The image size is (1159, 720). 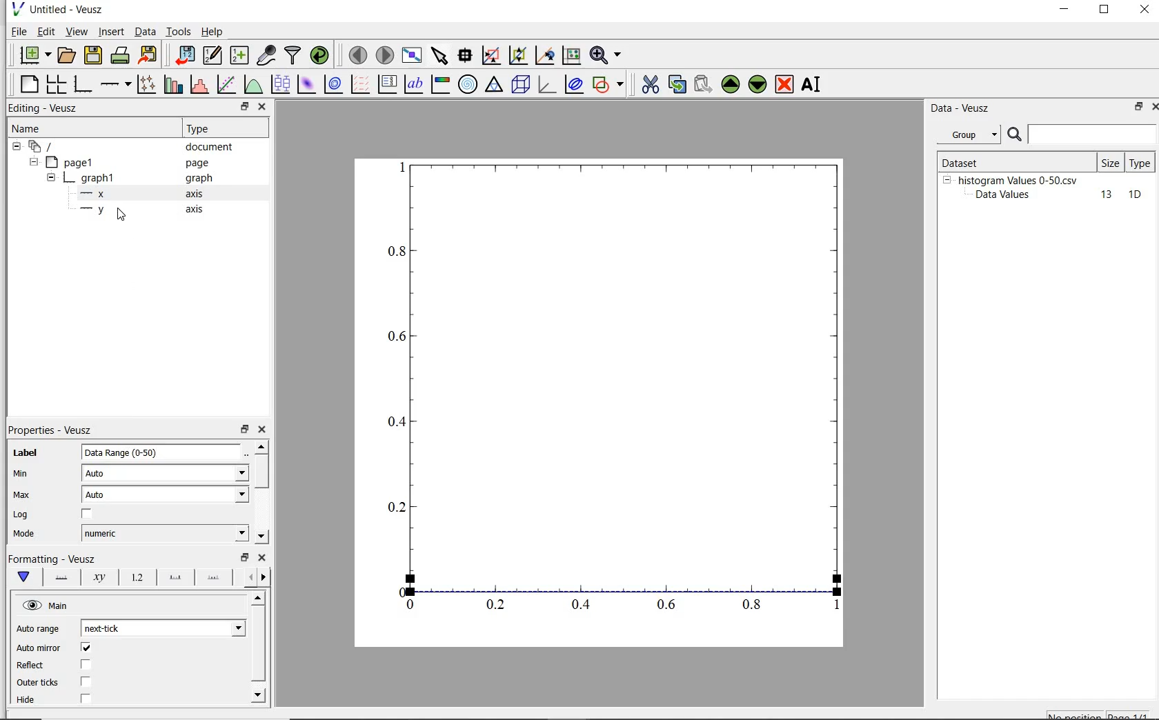 I want to click on move up, so click(x=259, y=597).